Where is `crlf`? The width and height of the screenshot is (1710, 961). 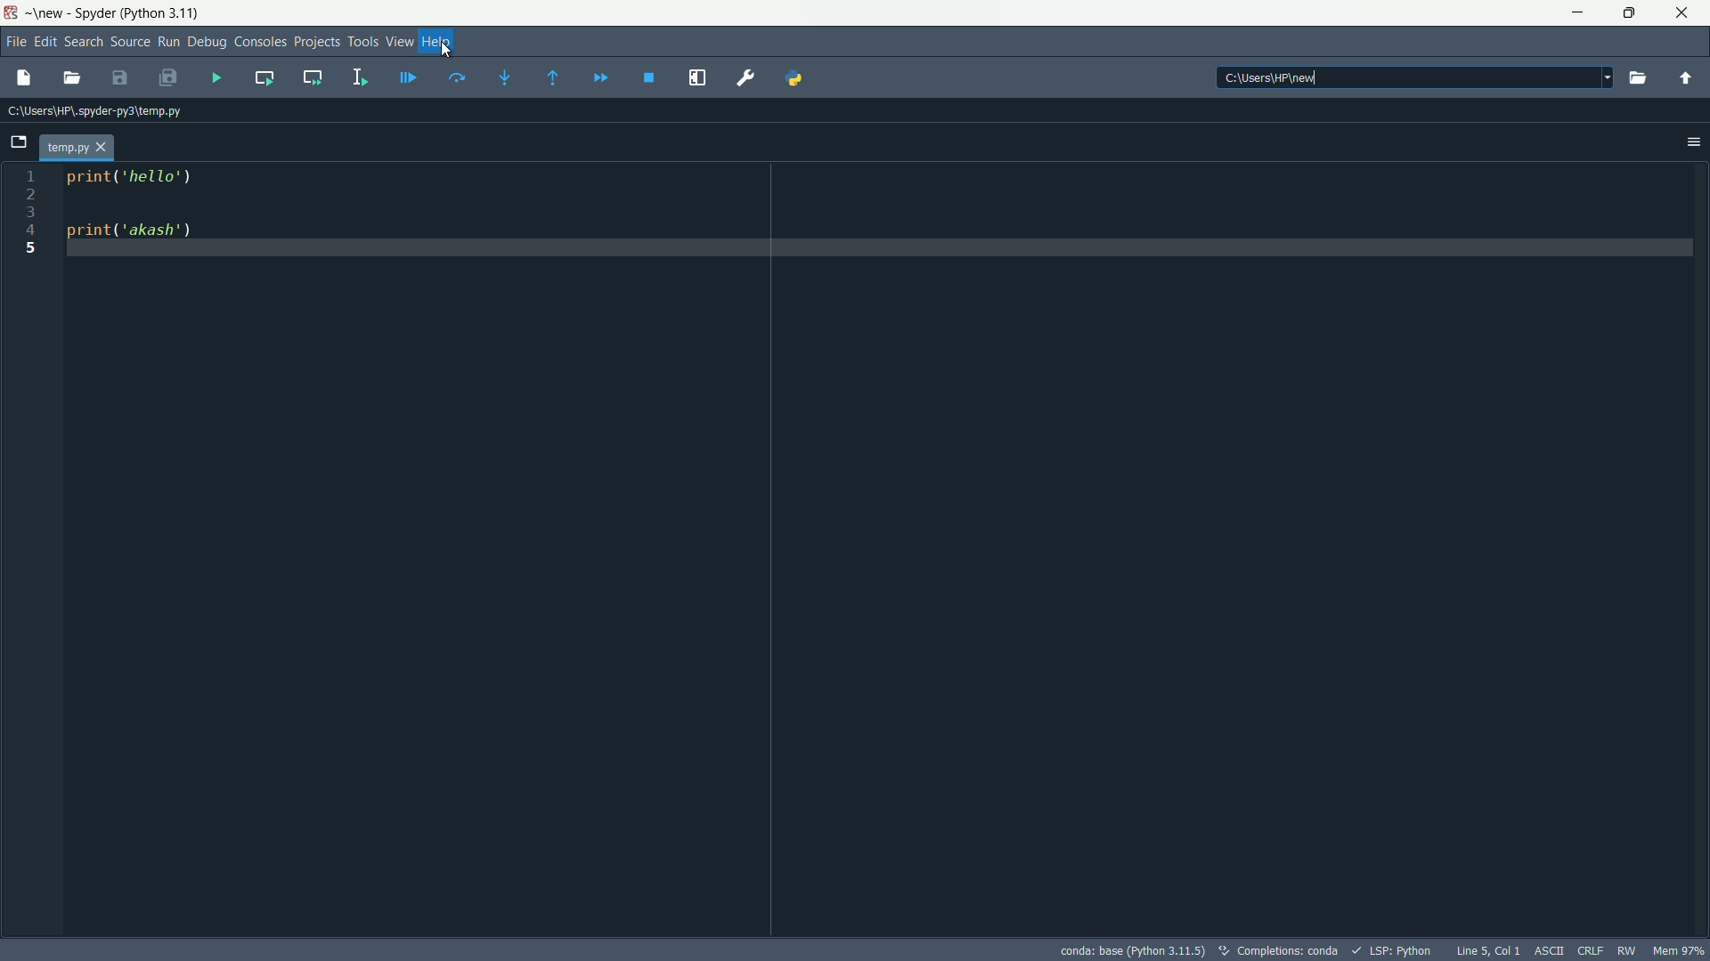
crlf is located at coordinates (1590, 950).